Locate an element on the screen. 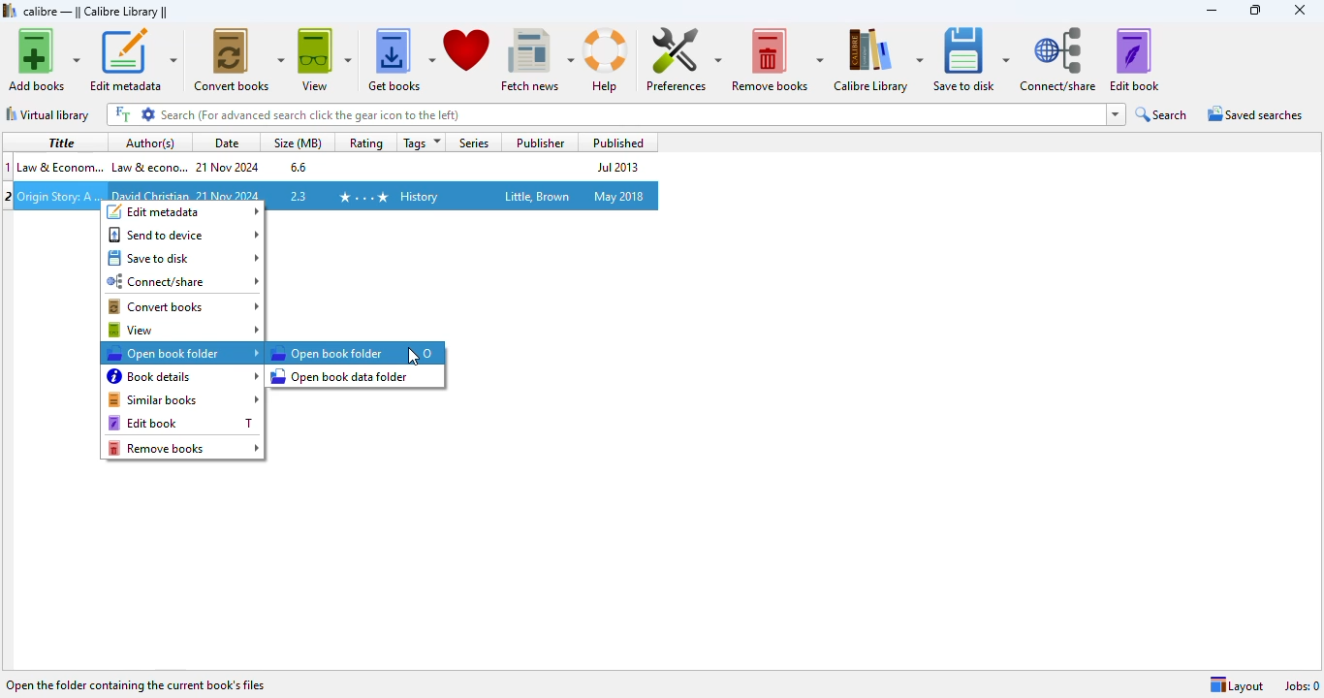 This screenshot has height=698, width=1324. preferences is located at coordinates (682, 59).